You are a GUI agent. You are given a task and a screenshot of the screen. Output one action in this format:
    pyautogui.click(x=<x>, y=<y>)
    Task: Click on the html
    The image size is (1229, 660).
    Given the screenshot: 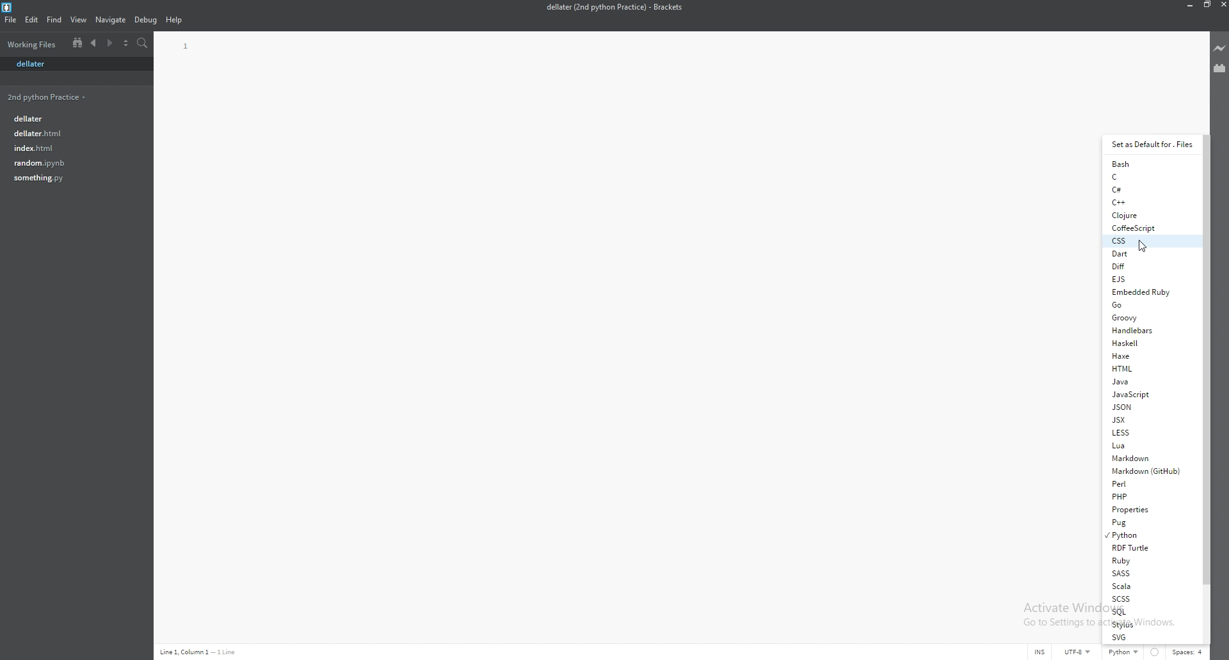 What is the action you would take?
    pyautogui.click(x=1150, y=368)
    